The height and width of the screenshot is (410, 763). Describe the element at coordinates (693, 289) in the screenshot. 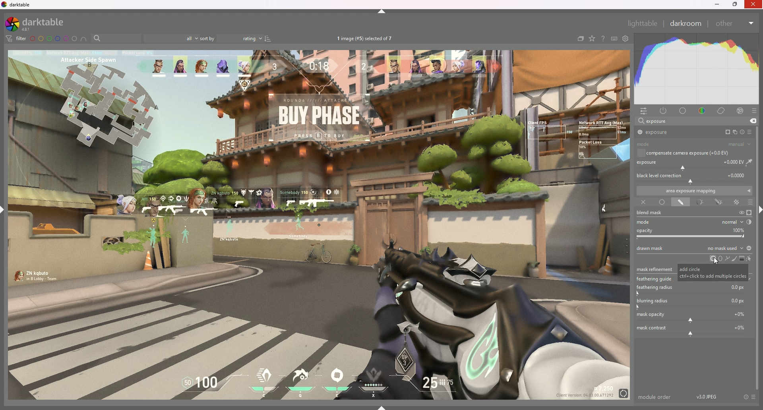

I see `feathuring` at that location.